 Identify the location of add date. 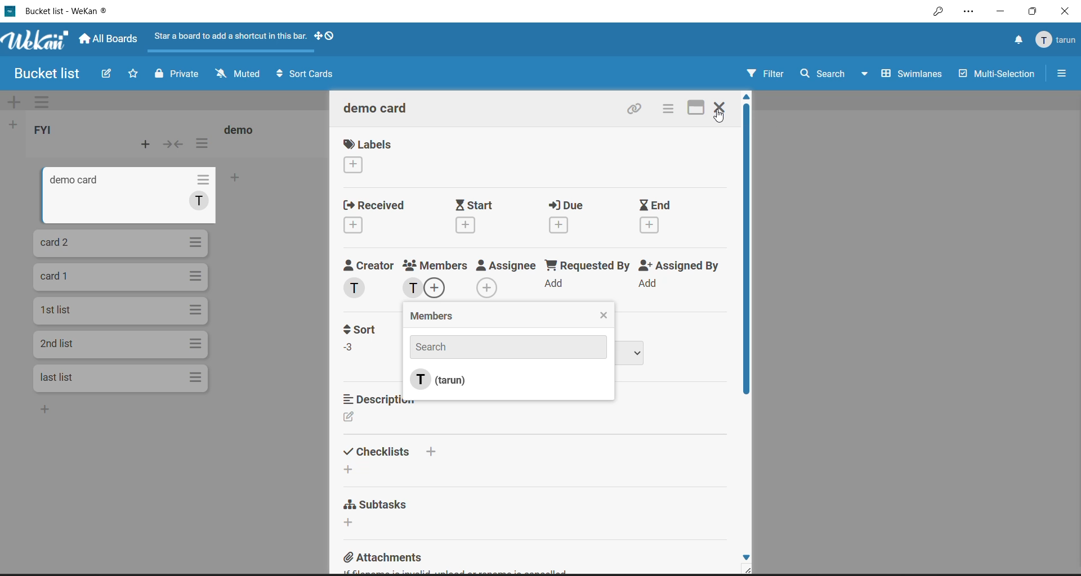
(351, 227).